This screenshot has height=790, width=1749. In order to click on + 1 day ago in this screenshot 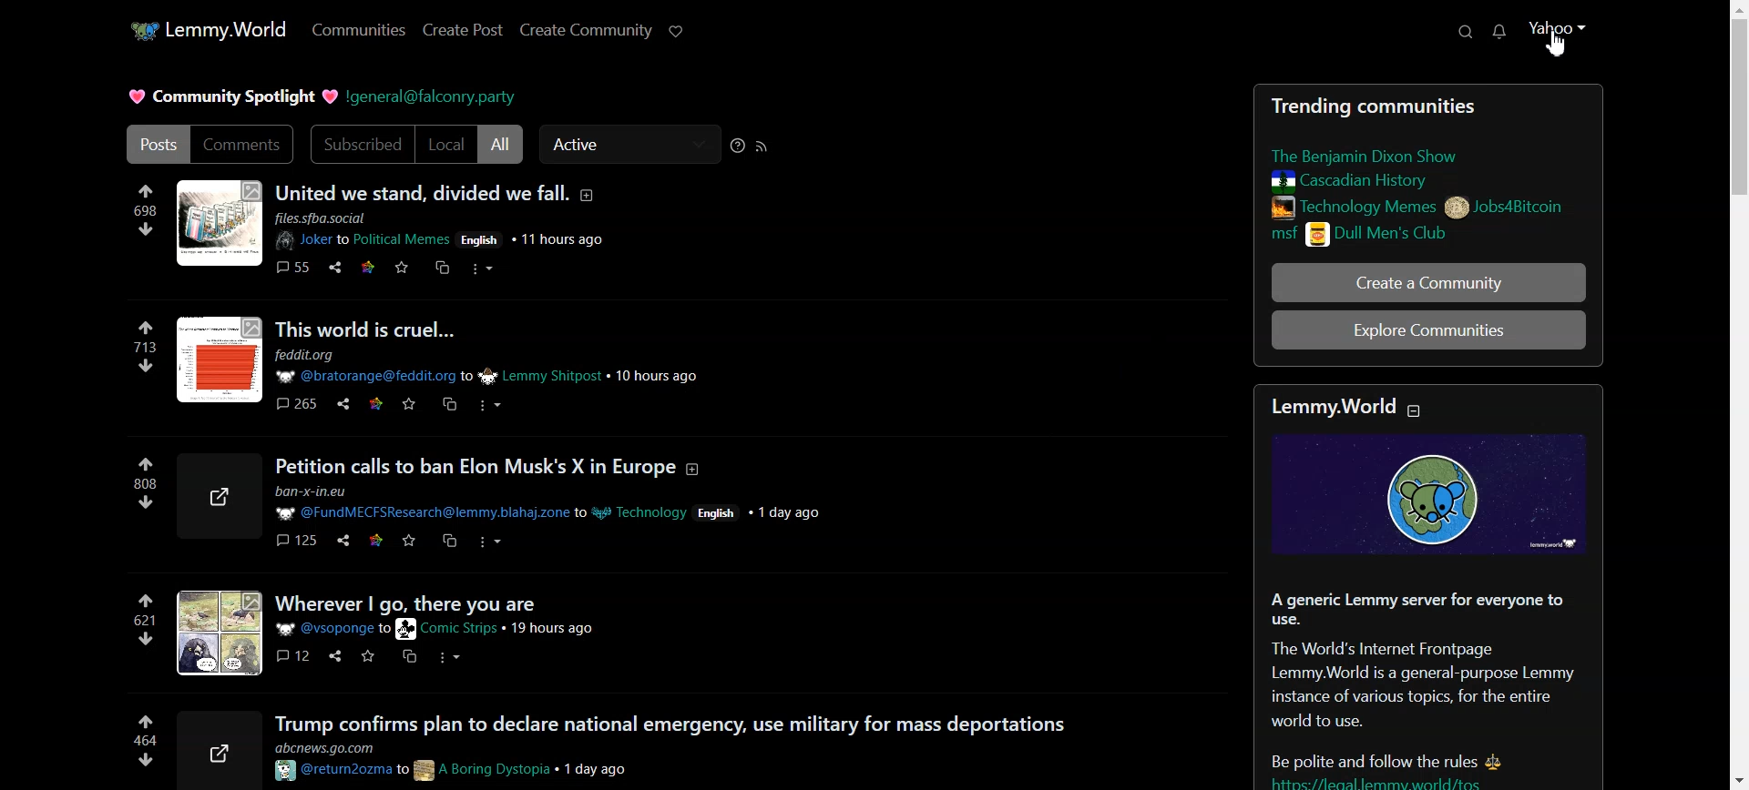, I will do `click(789, 513)`.